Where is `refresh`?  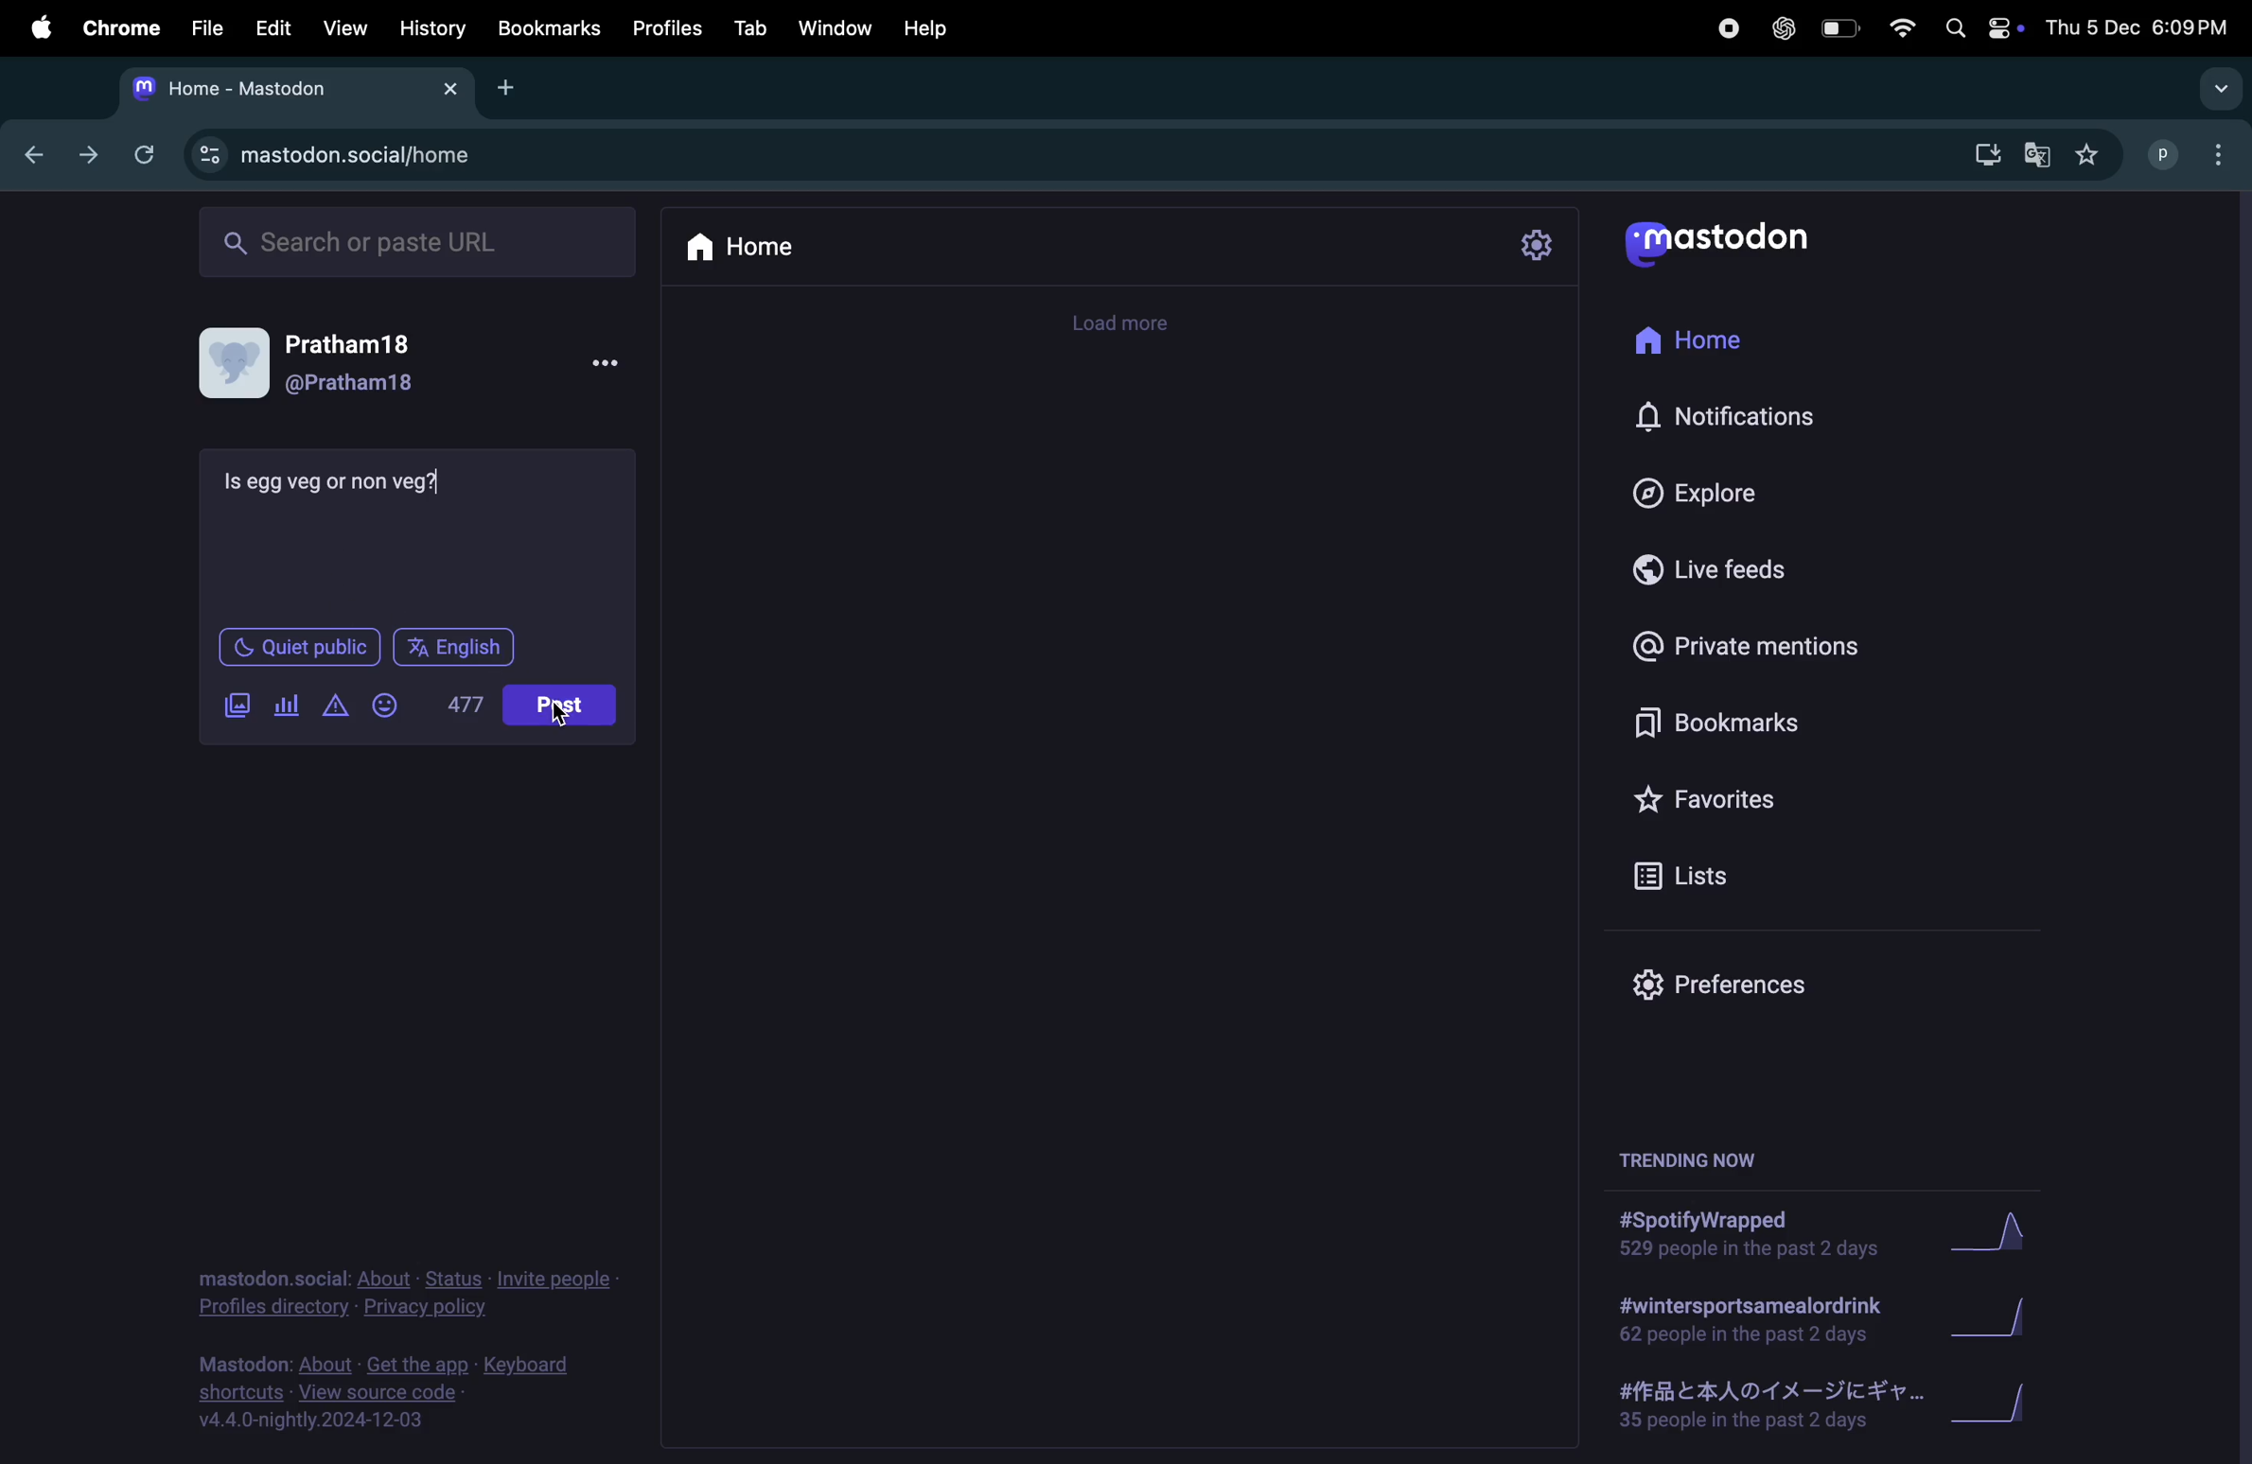 refresh is located at coordinates (144, 154).